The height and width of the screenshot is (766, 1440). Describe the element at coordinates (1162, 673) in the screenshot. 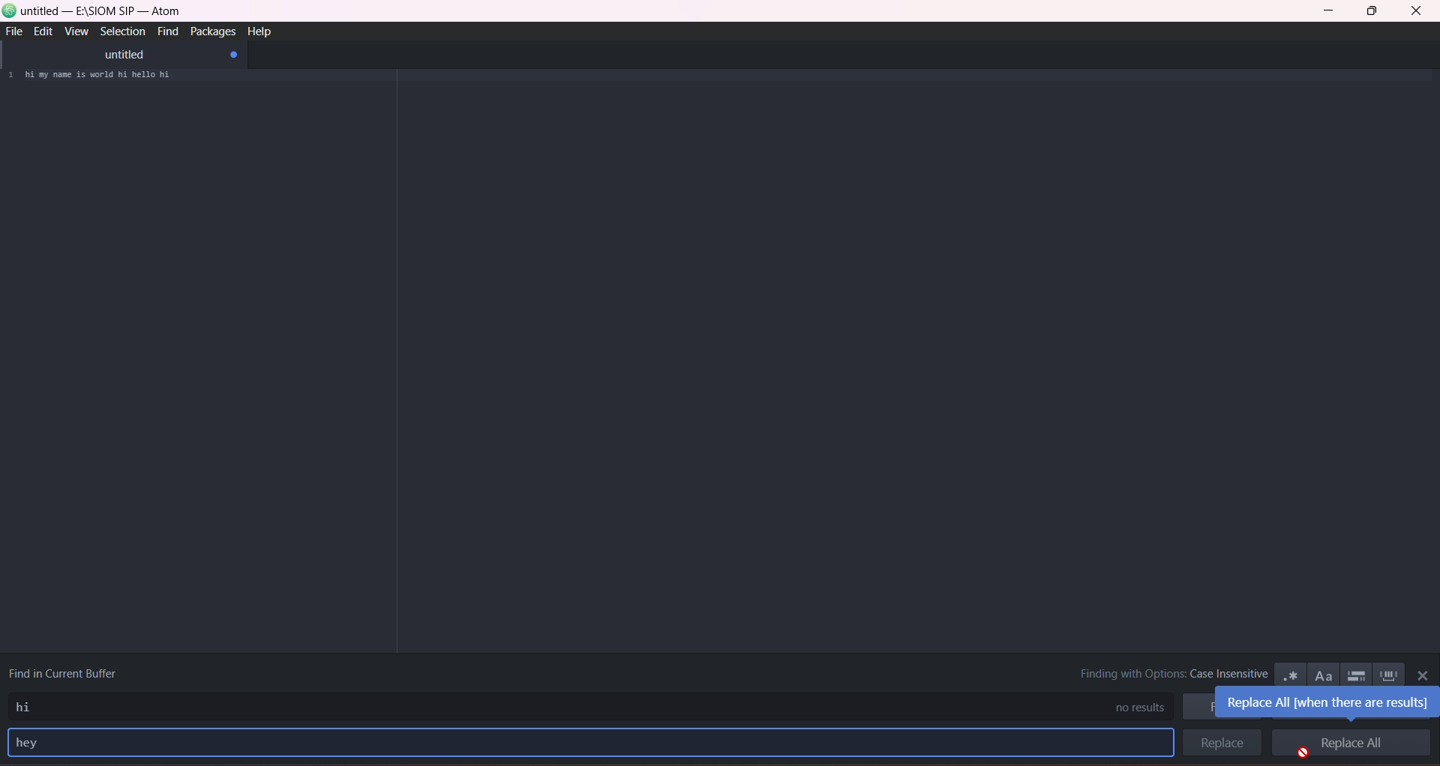

I see `finding with options : case insensitive` at that location.